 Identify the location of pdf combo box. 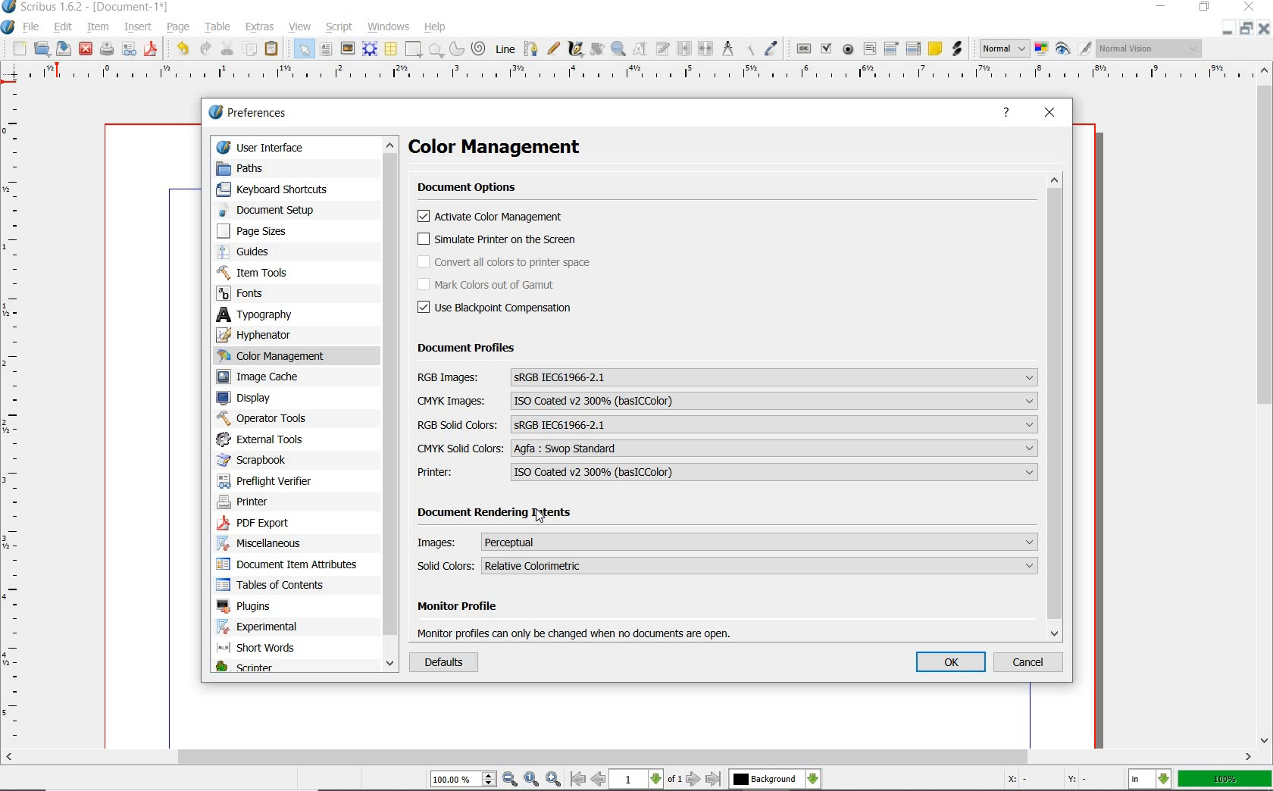
(894, 48).